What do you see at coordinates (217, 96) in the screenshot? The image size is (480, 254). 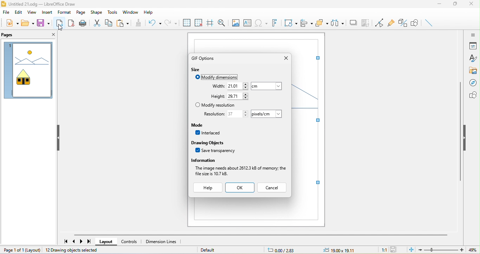 I see `height` at bounding box center [217, 96].